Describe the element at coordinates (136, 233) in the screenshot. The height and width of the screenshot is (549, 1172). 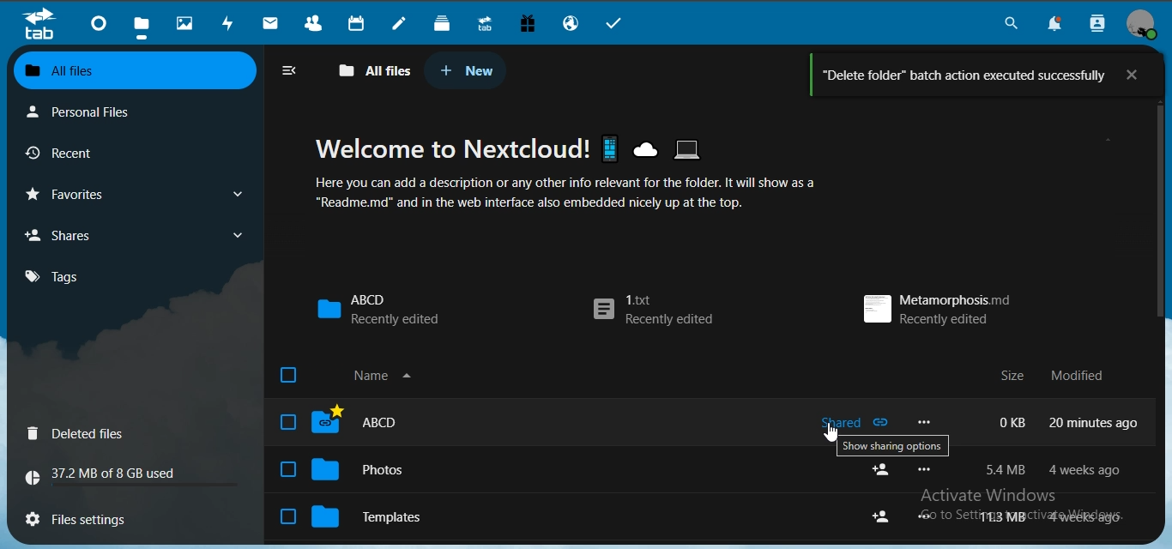
I see `shares` at that location.